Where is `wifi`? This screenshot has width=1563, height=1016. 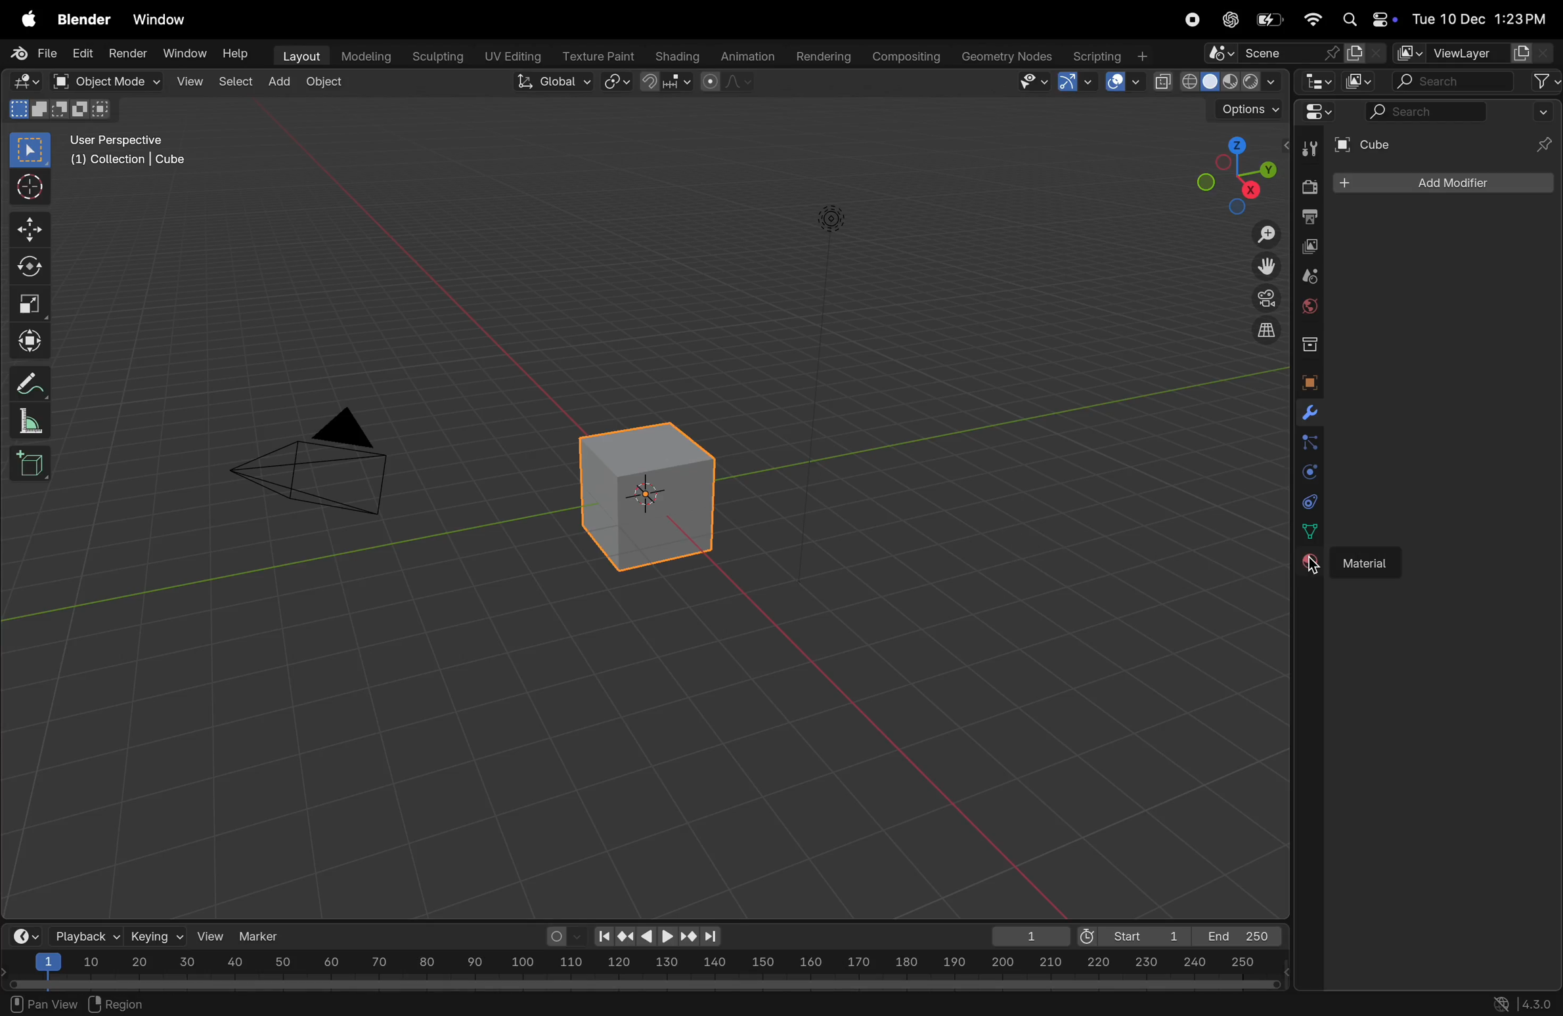
wifi is located at coordinates (1312, 19).